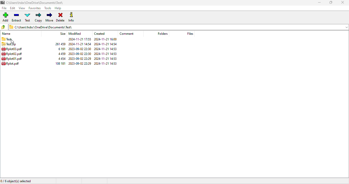 The height and width of the screenshot is (184, 349). What do you see at coordinates (35, 8) in the screenshot?
I see `favorites` at bounding box center [35, 8].